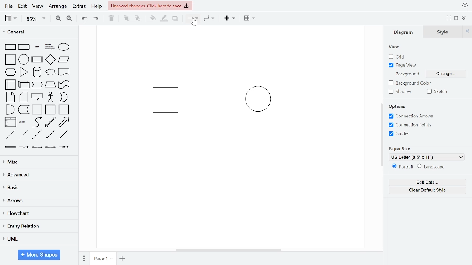 Image resolution: width=472 pixels, height=265 pixels. I want to click on entity relation, so click(38, 227).